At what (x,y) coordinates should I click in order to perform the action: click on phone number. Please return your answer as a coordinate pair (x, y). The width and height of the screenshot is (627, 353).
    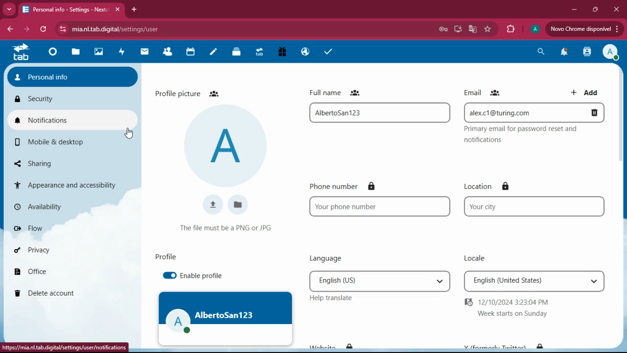
    Looking at the image, I should click on (351, 186).